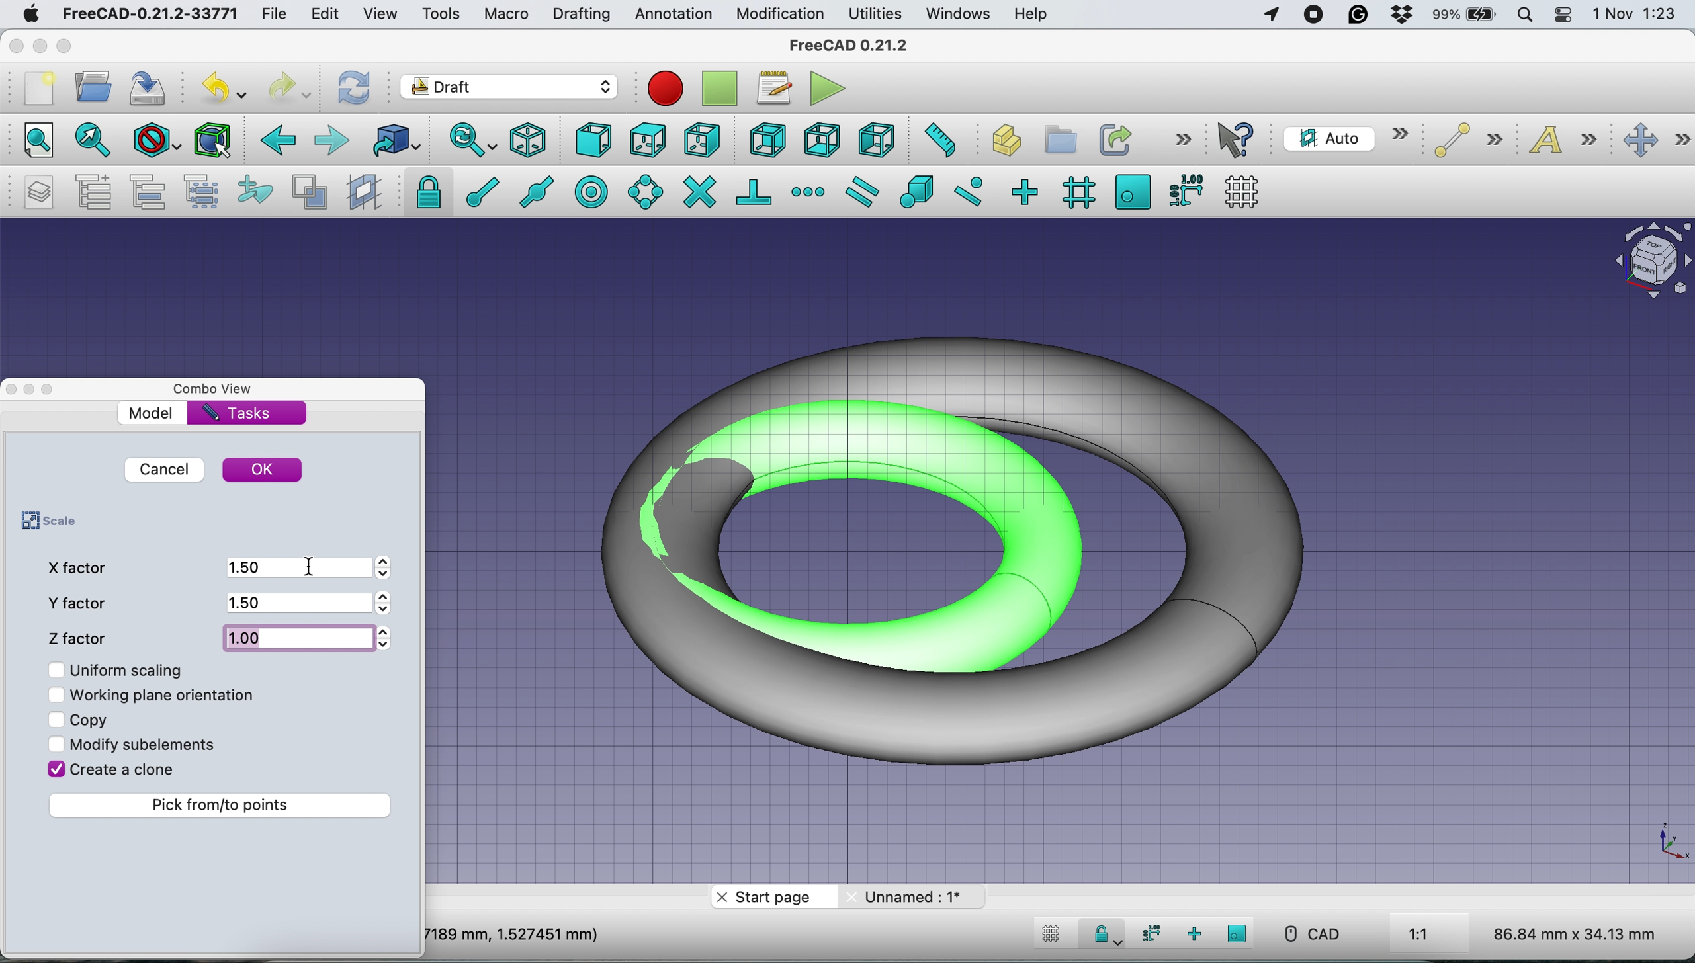 The height and width of the screenshot is (963, 1695). I want to click on move to group, so click(153, 192).